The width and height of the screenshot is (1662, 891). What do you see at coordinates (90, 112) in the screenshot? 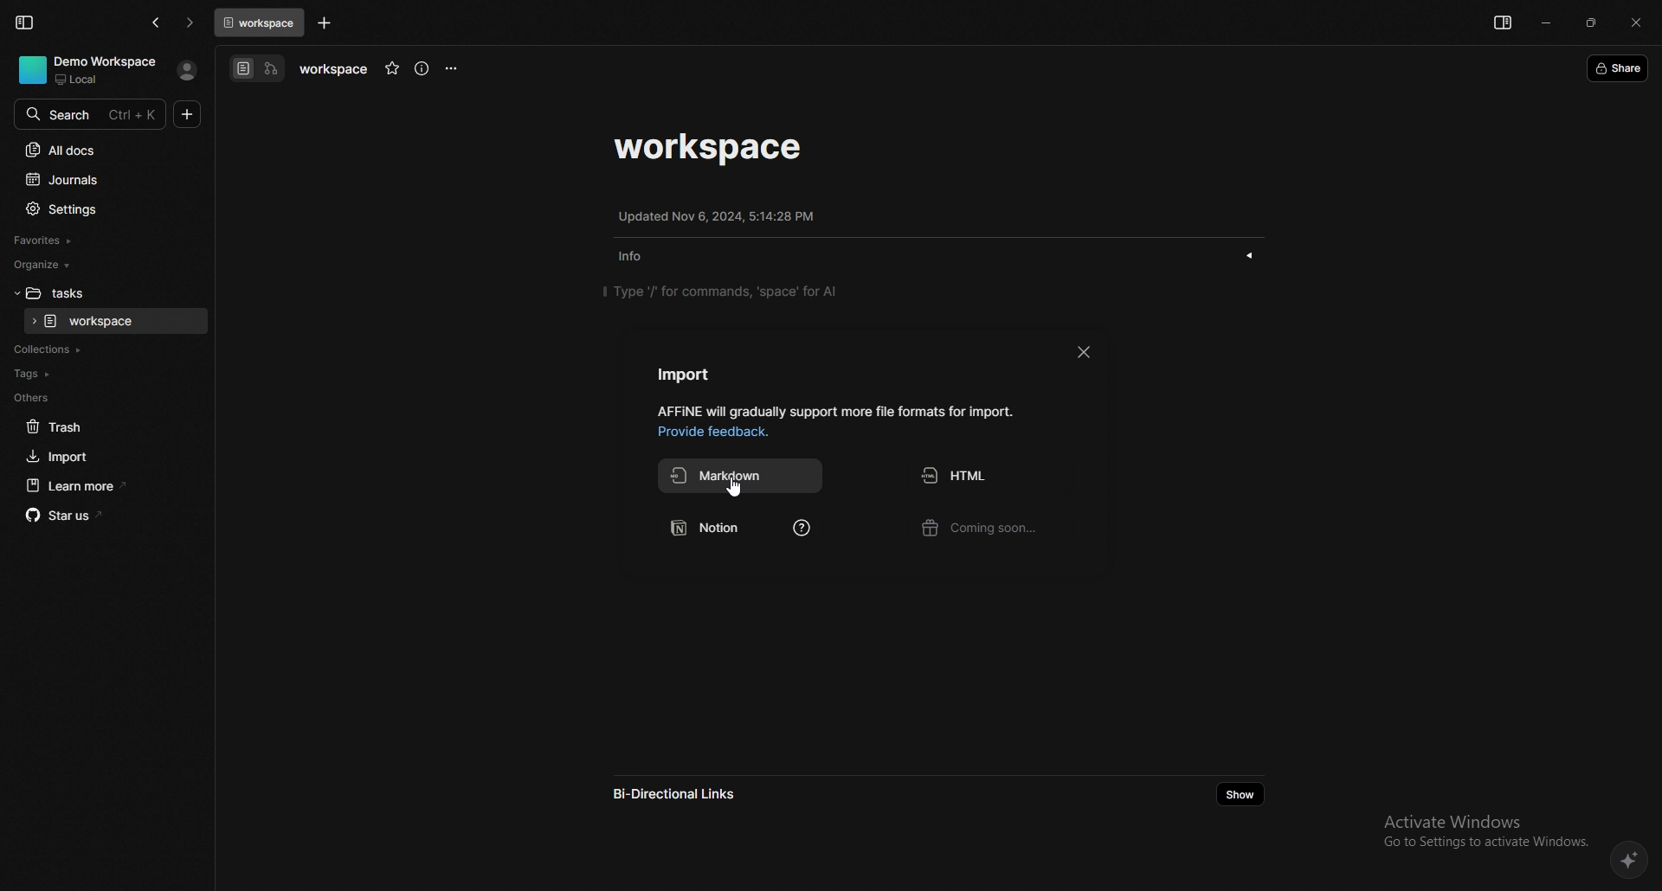
I see `search bar` at bounding box center [90, 112].